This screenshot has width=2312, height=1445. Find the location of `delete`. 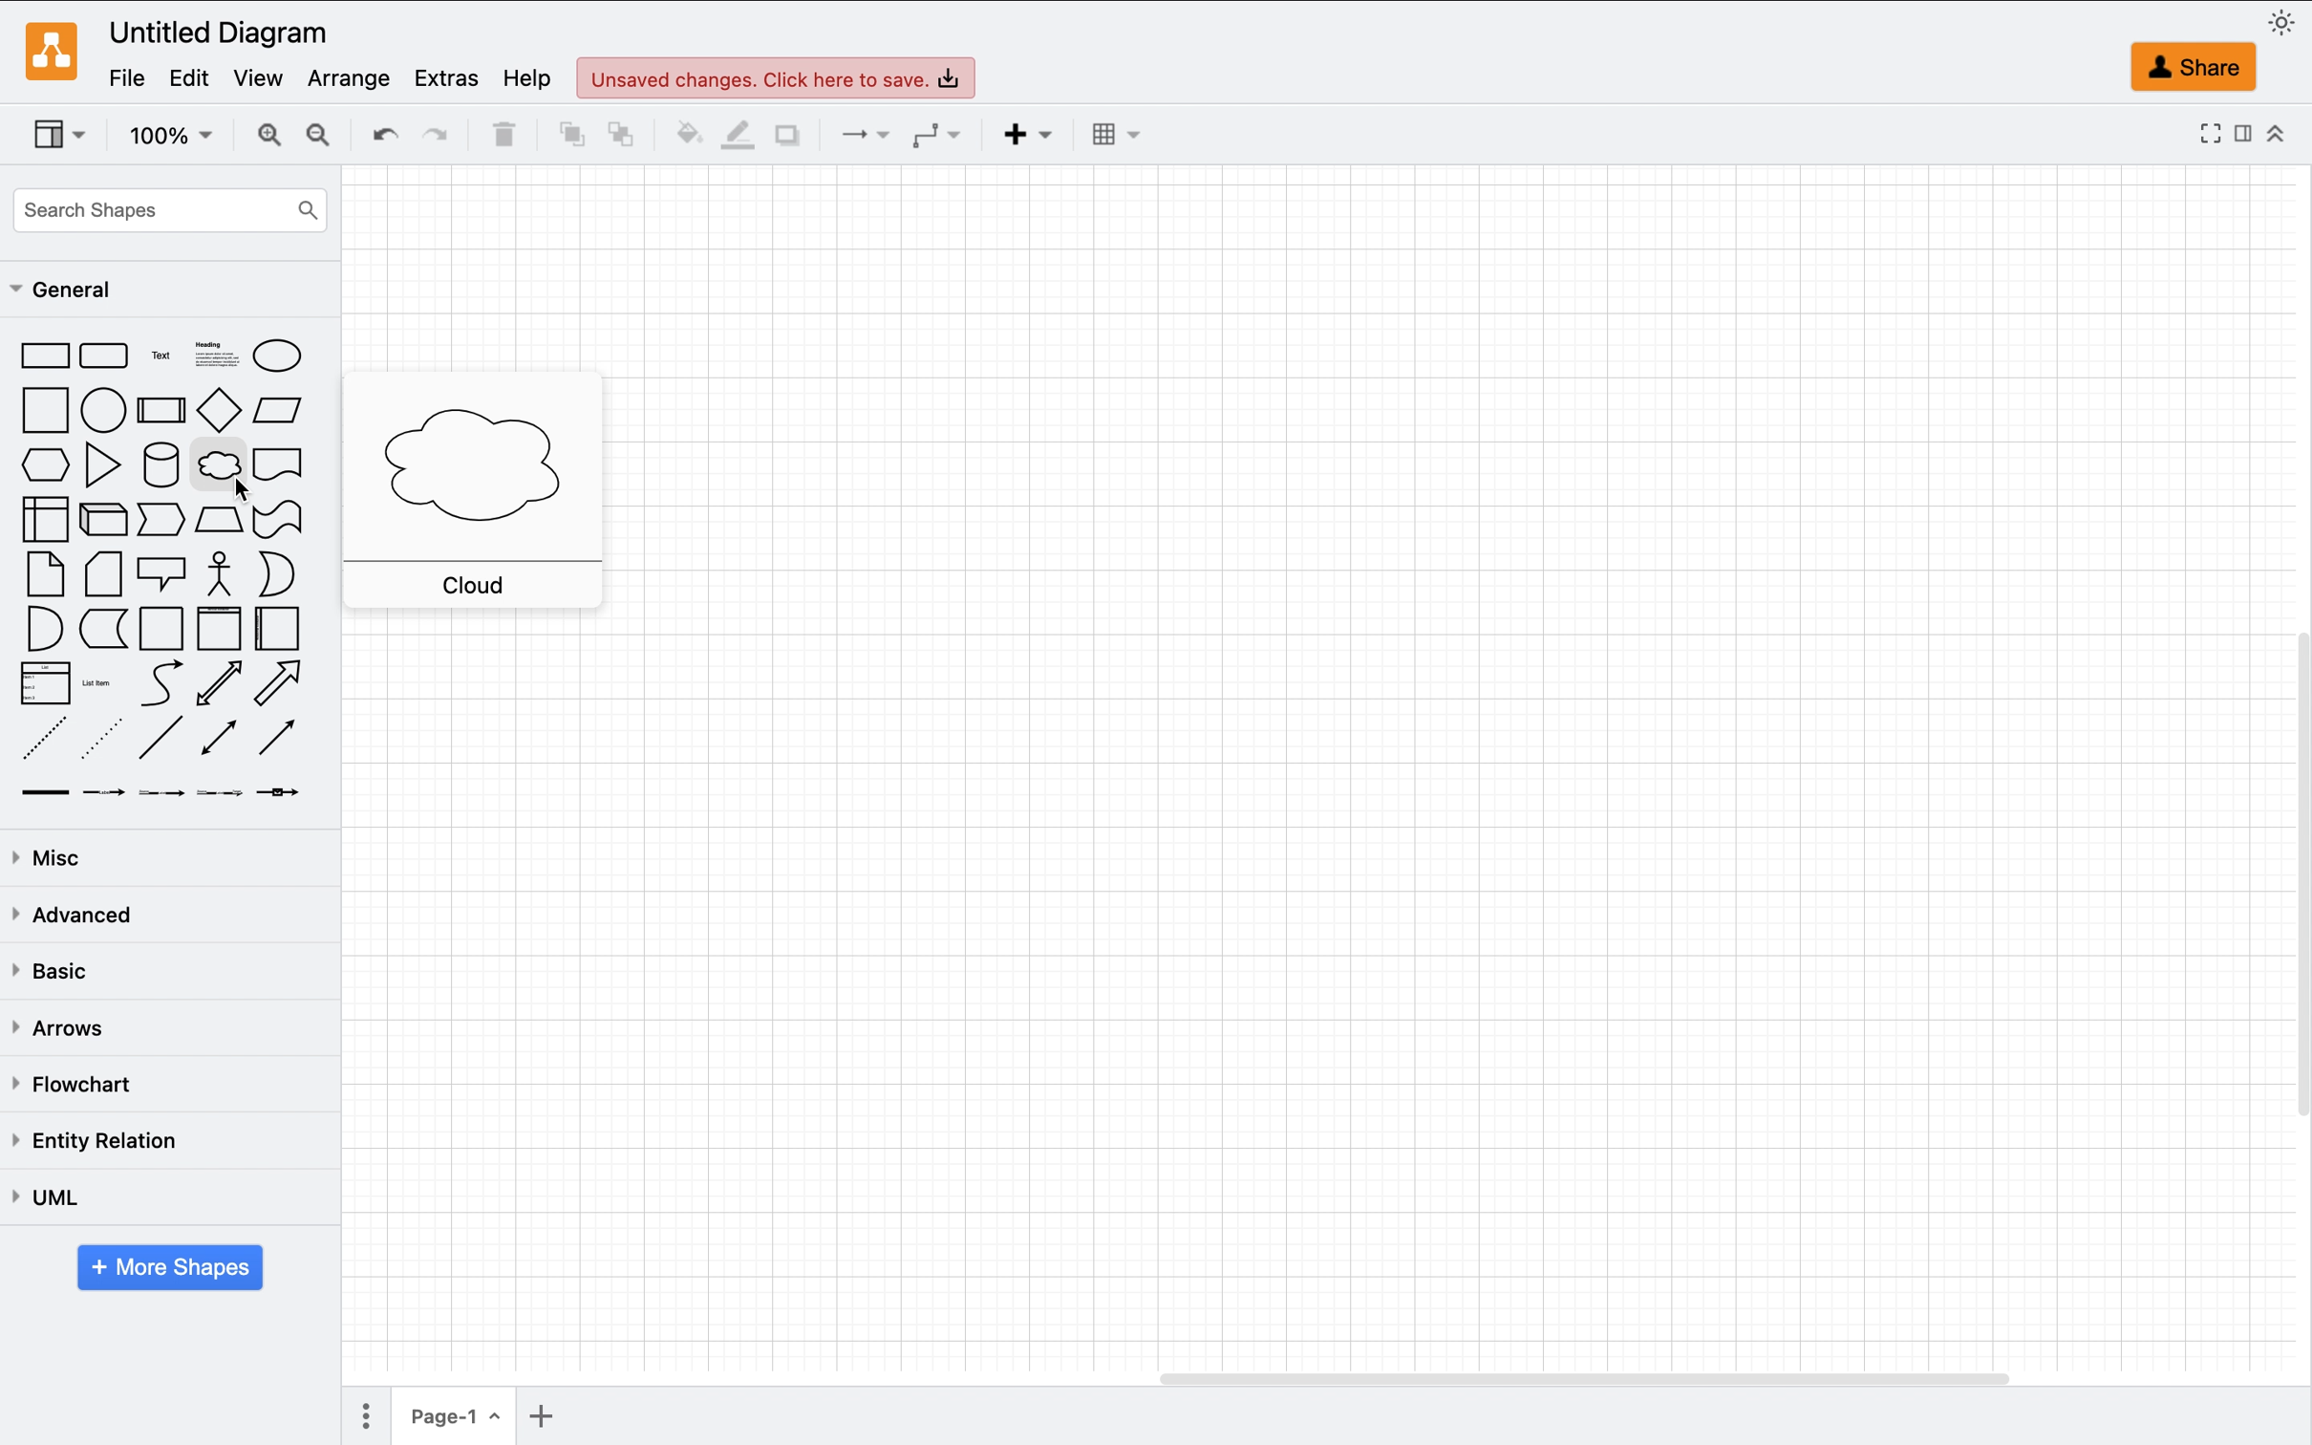

delete is located at coordinates (499, 136).